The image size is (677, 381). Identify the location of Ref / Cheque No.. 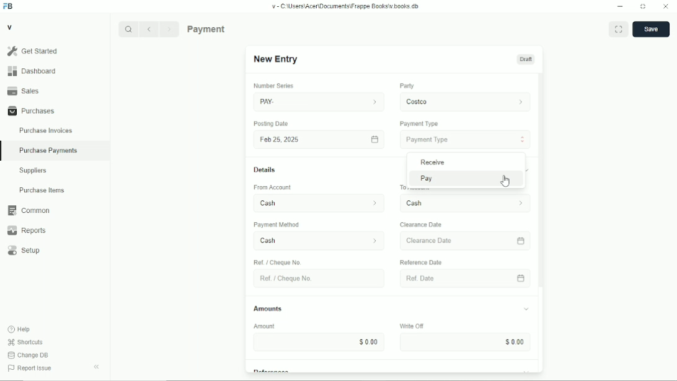
(279, 262).